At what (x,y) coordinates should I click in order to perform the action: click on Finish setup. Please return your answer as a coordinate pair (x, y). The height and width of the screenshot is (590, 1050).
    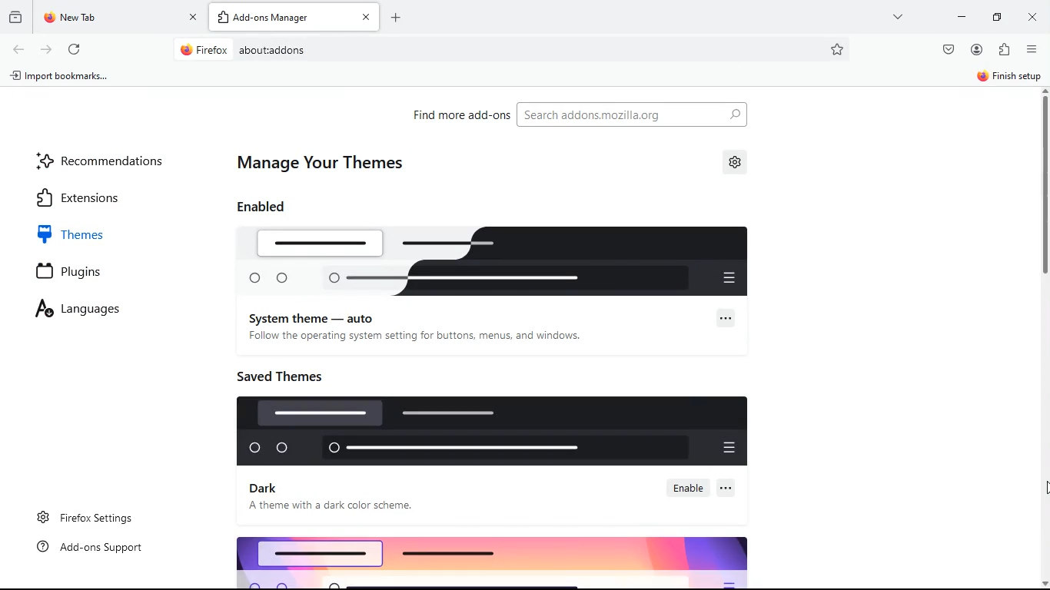
    Looking at the image, I should click on (1008, 77).